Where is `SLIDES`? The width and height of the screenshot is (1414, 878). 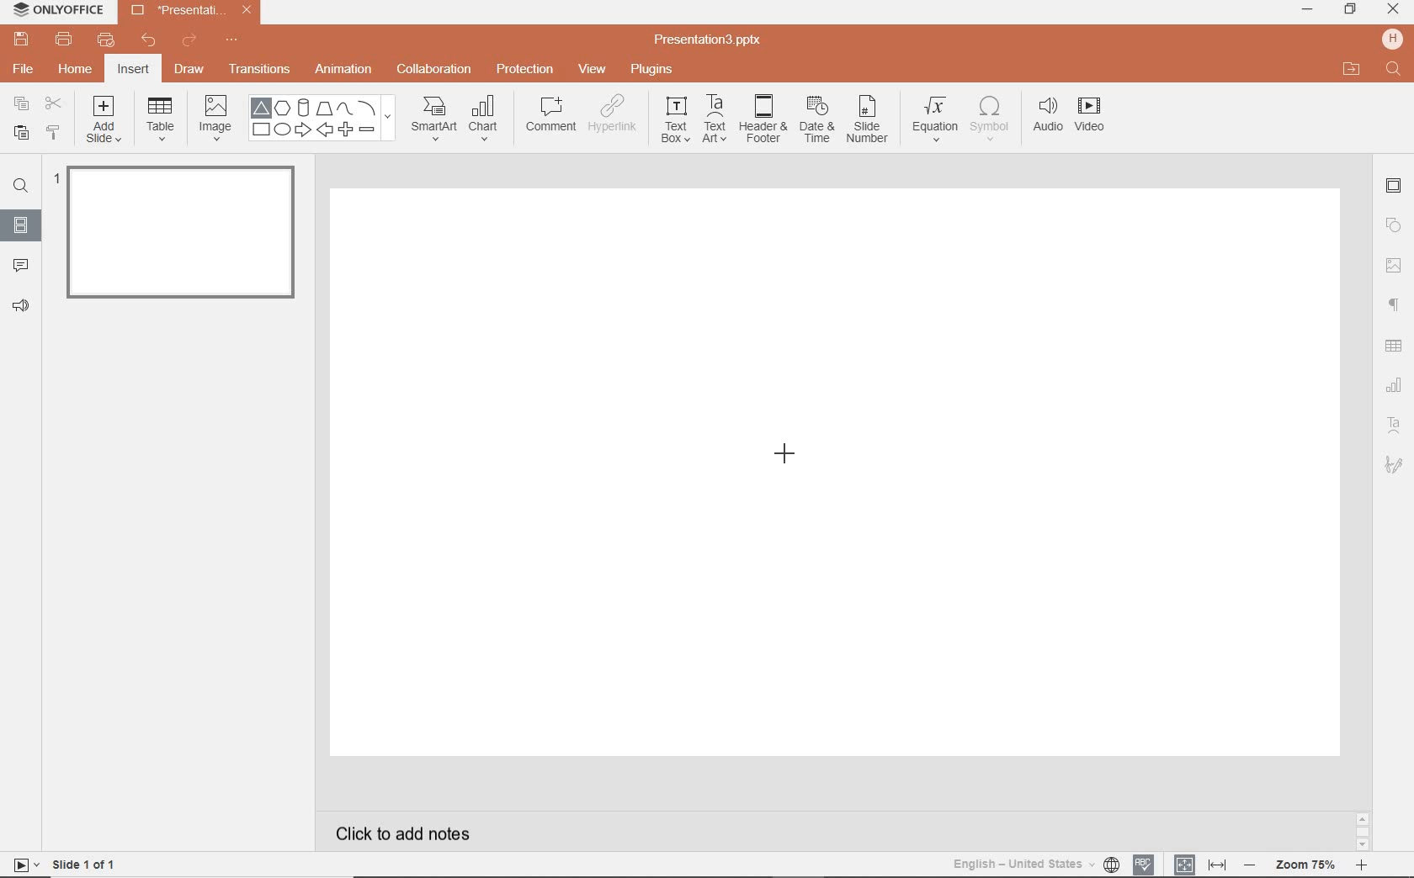 SLIDES is located at coordinates (22, 225).